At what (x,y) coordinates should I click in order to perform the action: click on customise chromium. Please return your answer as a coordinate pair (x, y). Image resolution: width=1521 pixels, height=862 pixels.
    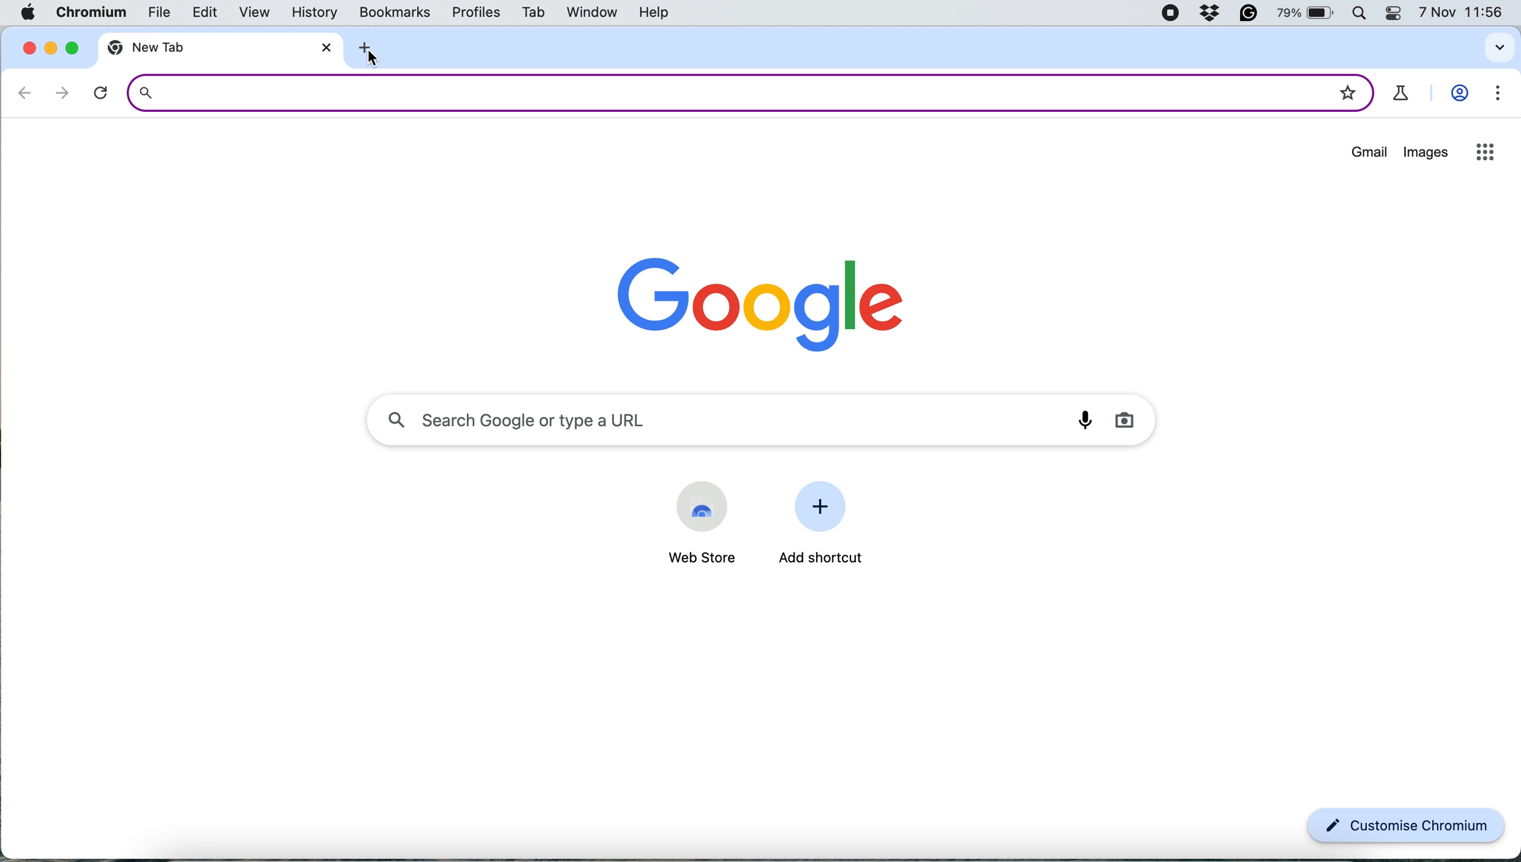
    Looking at the image, I should click on (1407, 826).